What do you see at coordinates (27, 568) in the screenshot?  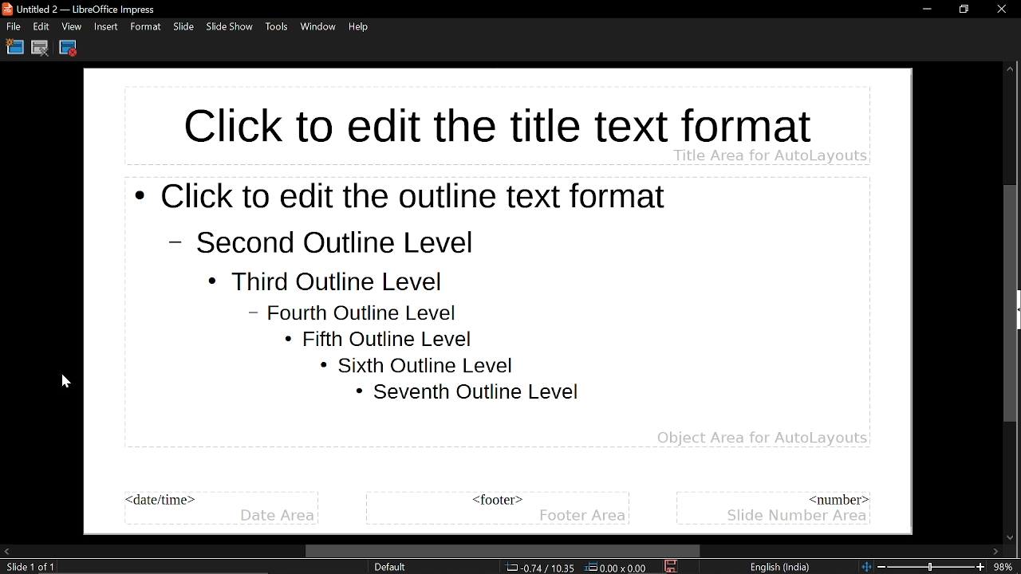 I see `Current slide` at bounding box center [27, 568].